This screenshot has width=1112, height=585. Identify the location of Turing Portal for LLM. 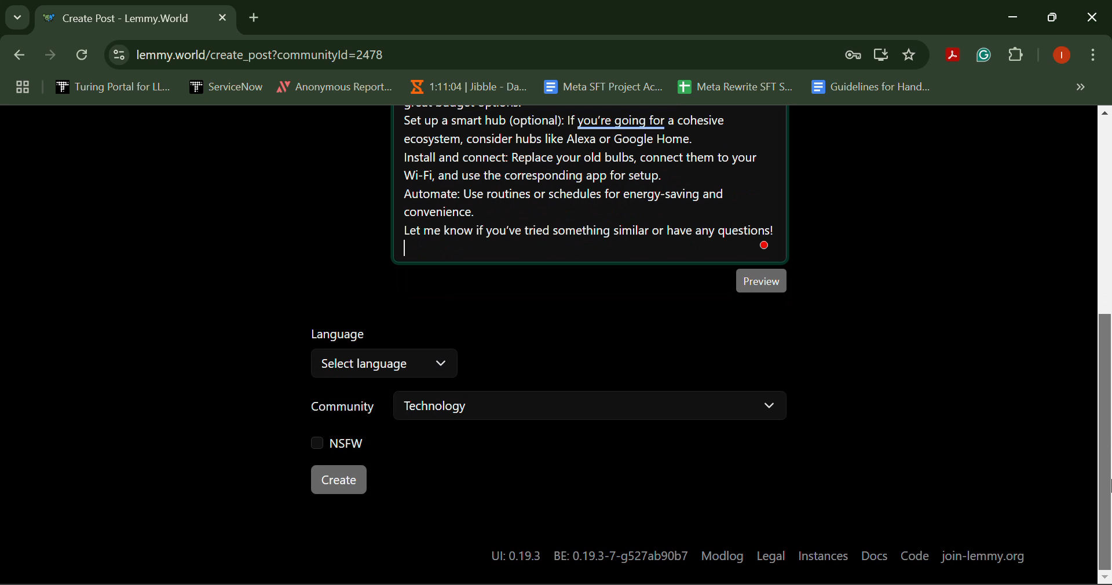
(111, 86).